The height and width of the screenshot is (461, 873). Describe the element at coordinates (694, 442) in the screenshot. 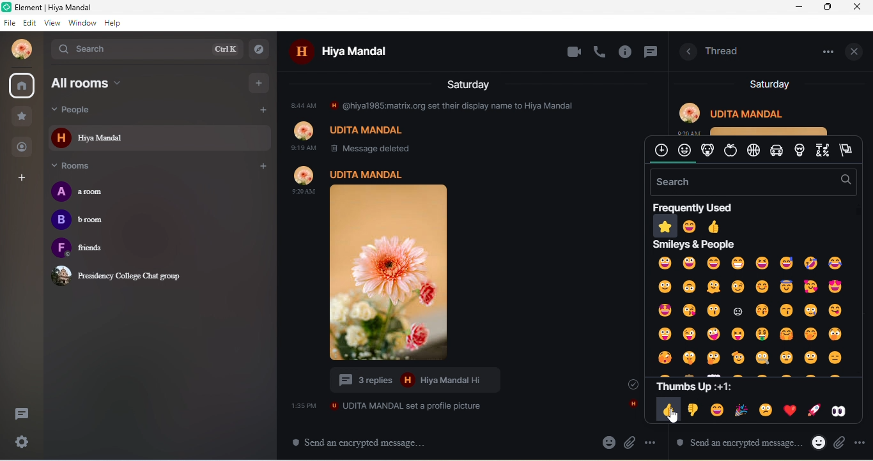

I see `emoji` at that location.